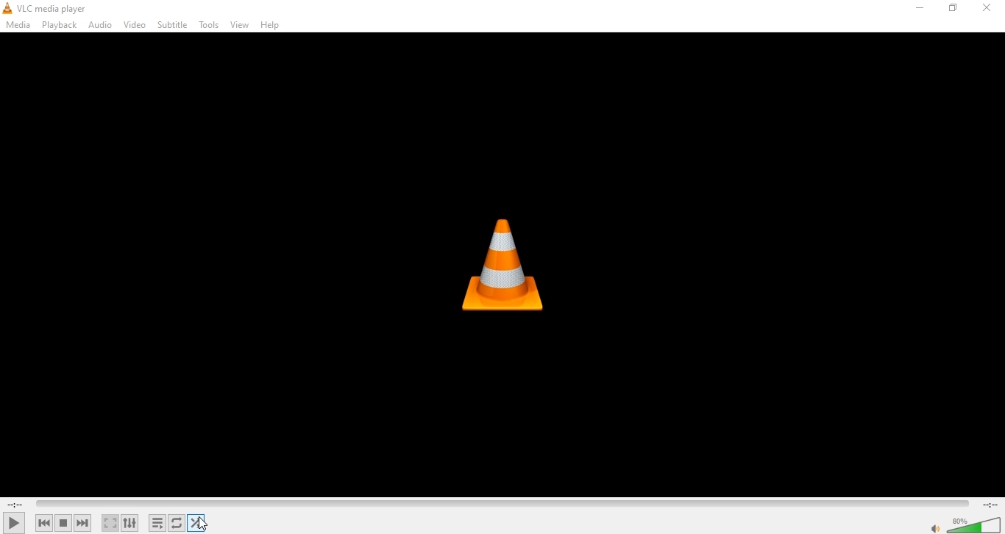 Image resolution: width=1005 pixels, height=534 pixels. I want to click on elapsed time, so click(15, 504).